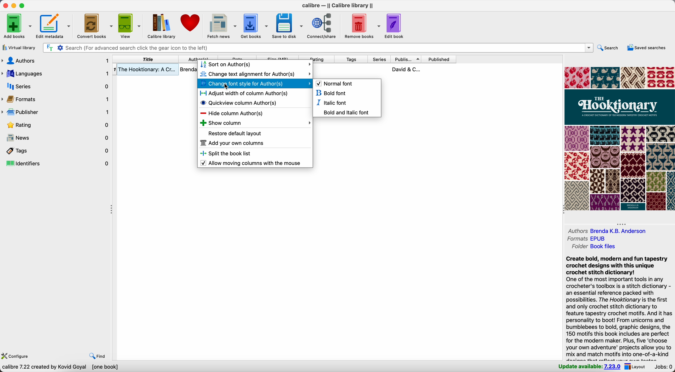  I want to click on close program, so click(5, 5).